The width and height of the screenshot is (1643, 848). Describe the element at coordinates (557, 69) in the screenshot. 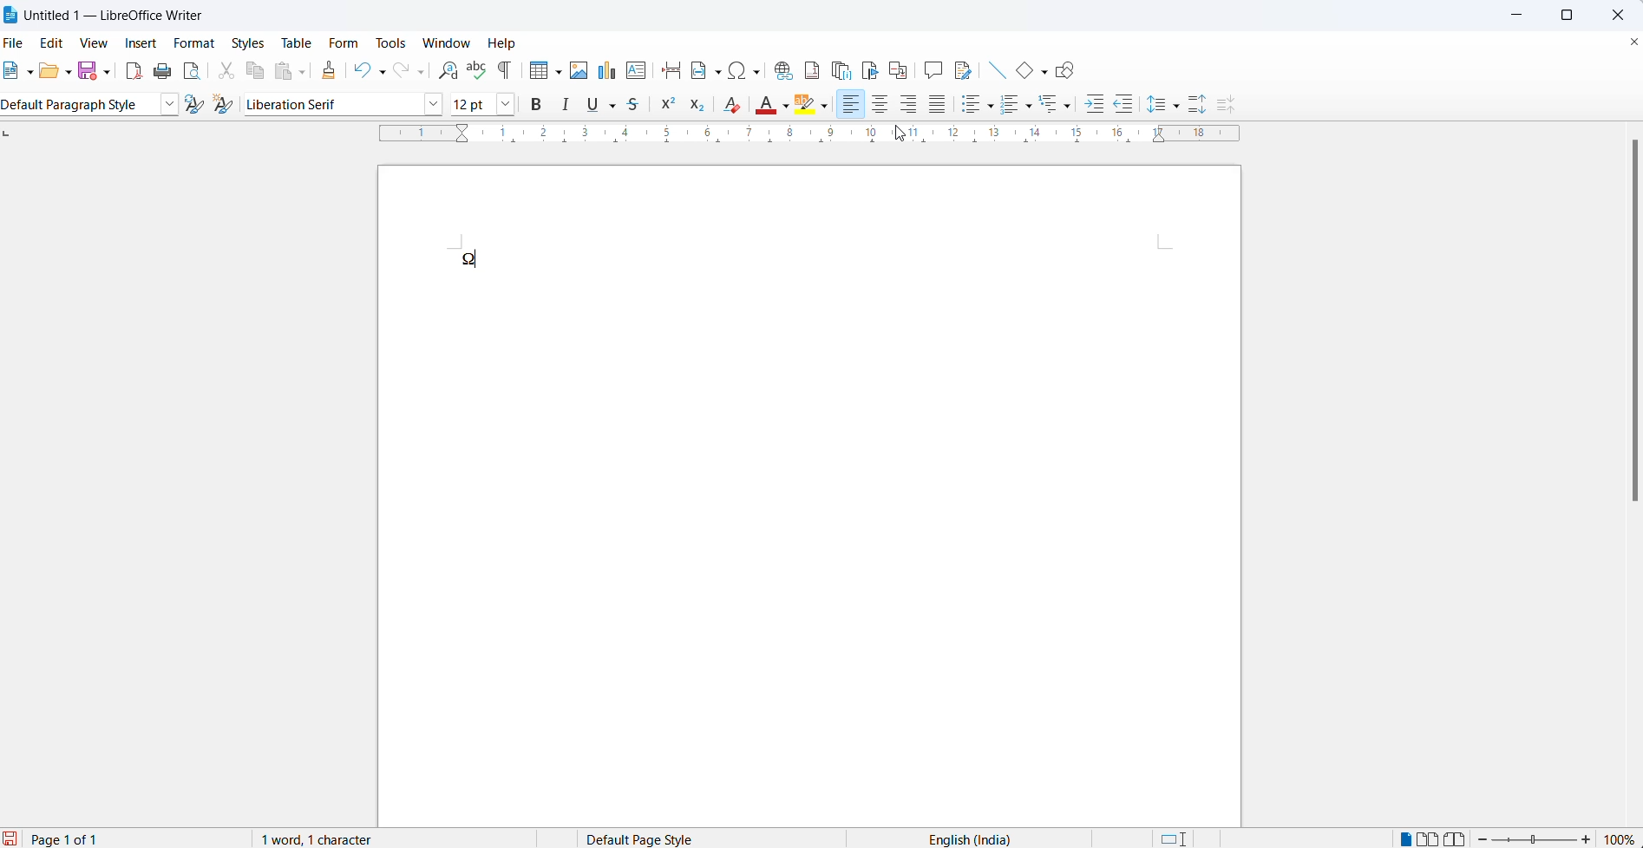

I see `cell grid` at that location.